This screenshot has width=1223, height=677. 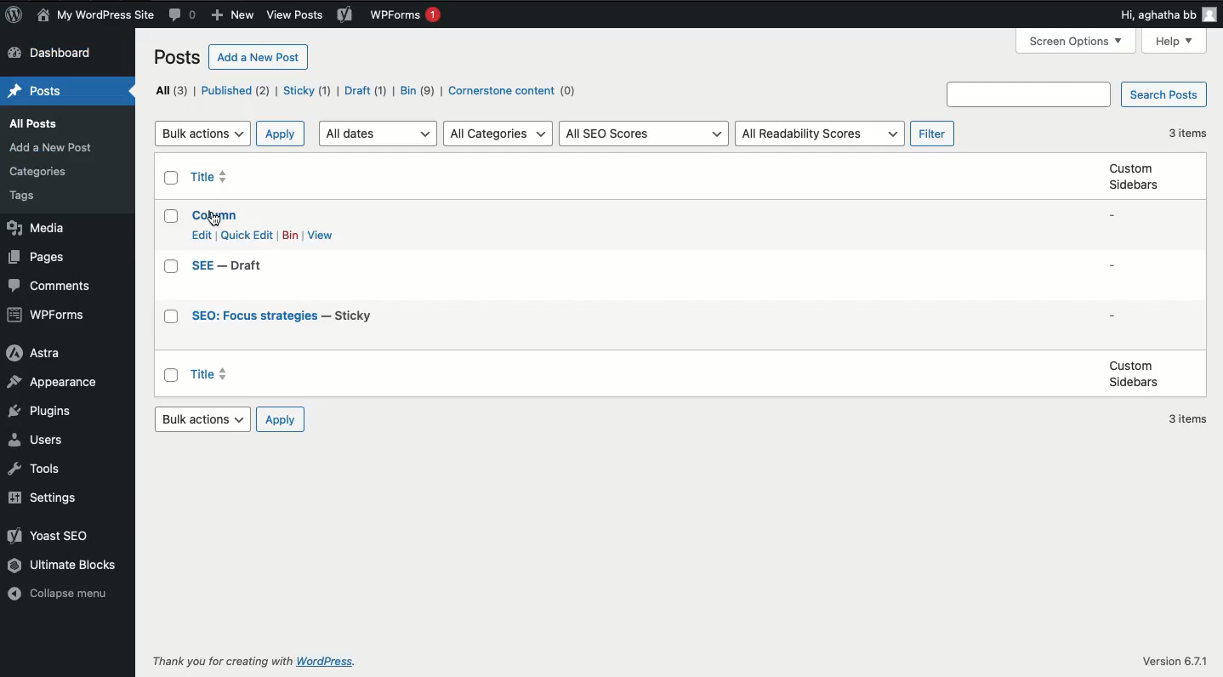 What do you see at coordinates (208, 175) in the screenshot?
I see `title` at bounding box center [208, 175].